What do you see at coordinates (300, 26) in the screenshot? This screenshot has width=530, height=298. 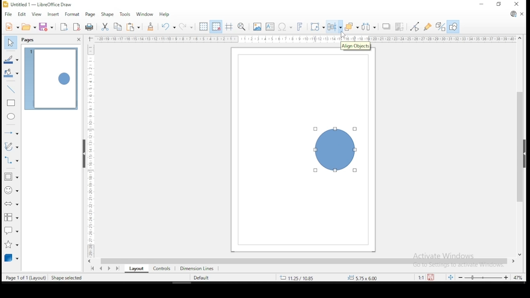 I see `insert fontwork text` at bounding box center [300, 26].